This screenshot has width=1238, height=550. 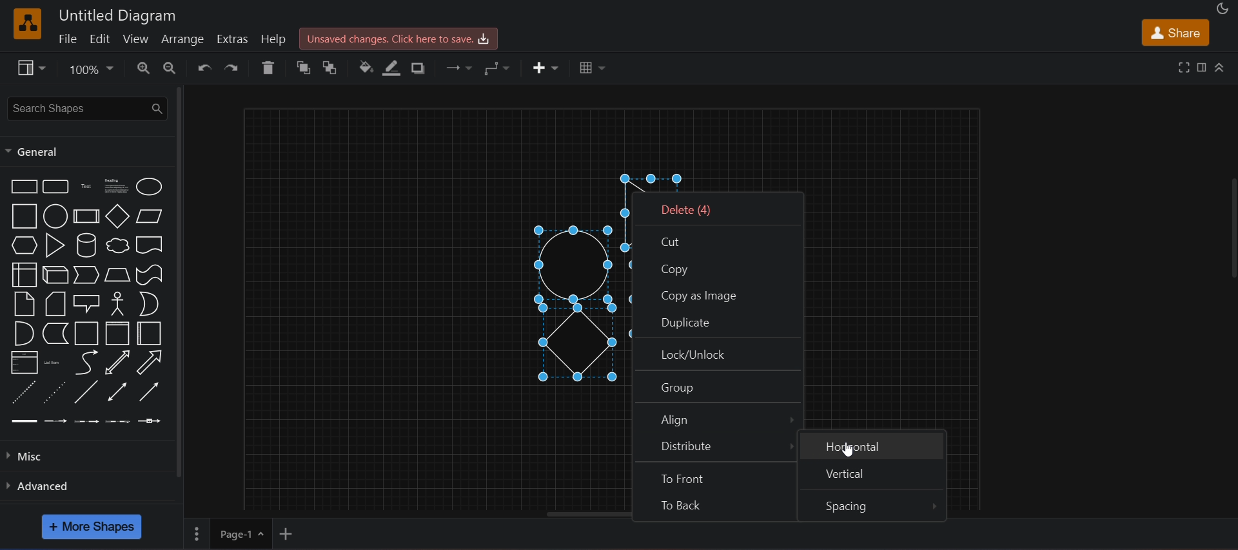 What do you see at coordinates (54, 304) in the screenshot?
I see `card` at bounding box center [54, 304].